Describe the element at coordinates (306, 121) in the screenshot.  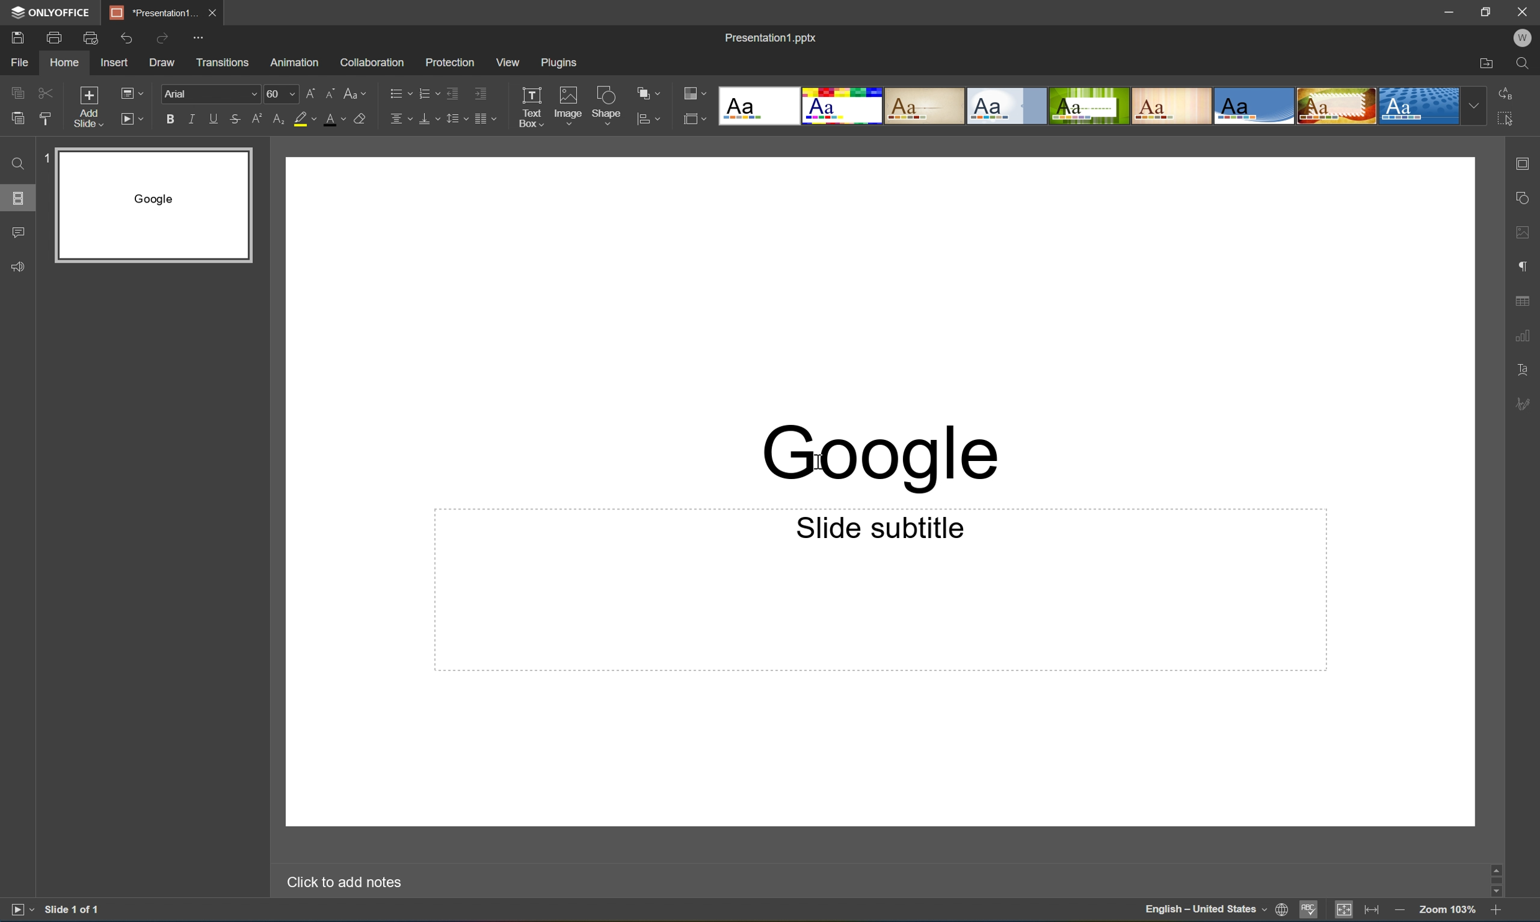
I see `Highlight color` at that location.